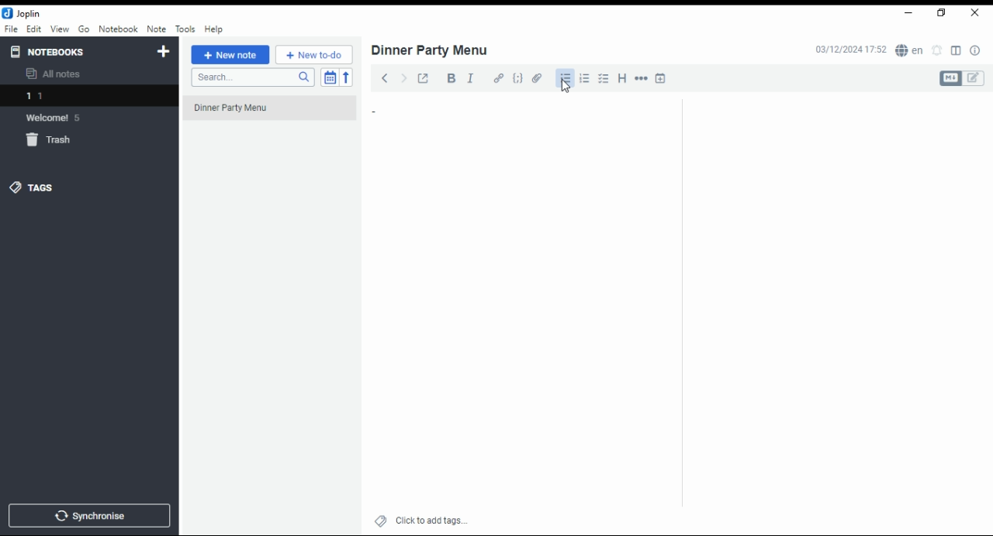  Describe the element at coordinates (57, 74) in the screenshot. I see `all notes` at that location.